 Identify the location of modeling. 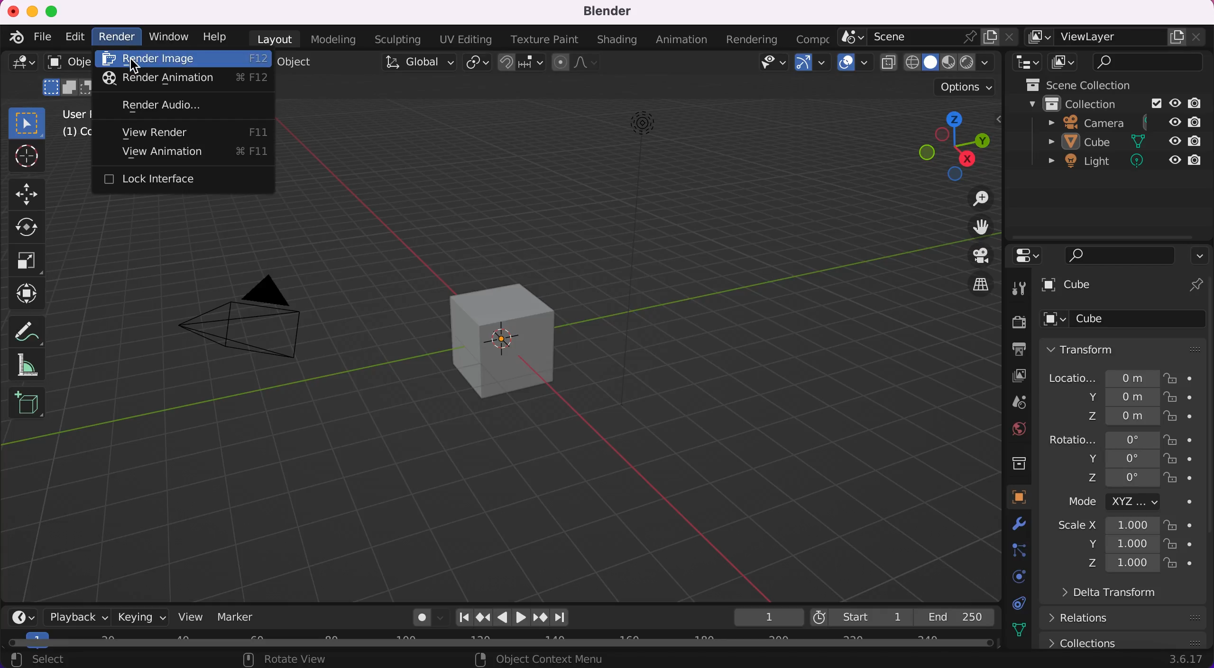
(334, 40).